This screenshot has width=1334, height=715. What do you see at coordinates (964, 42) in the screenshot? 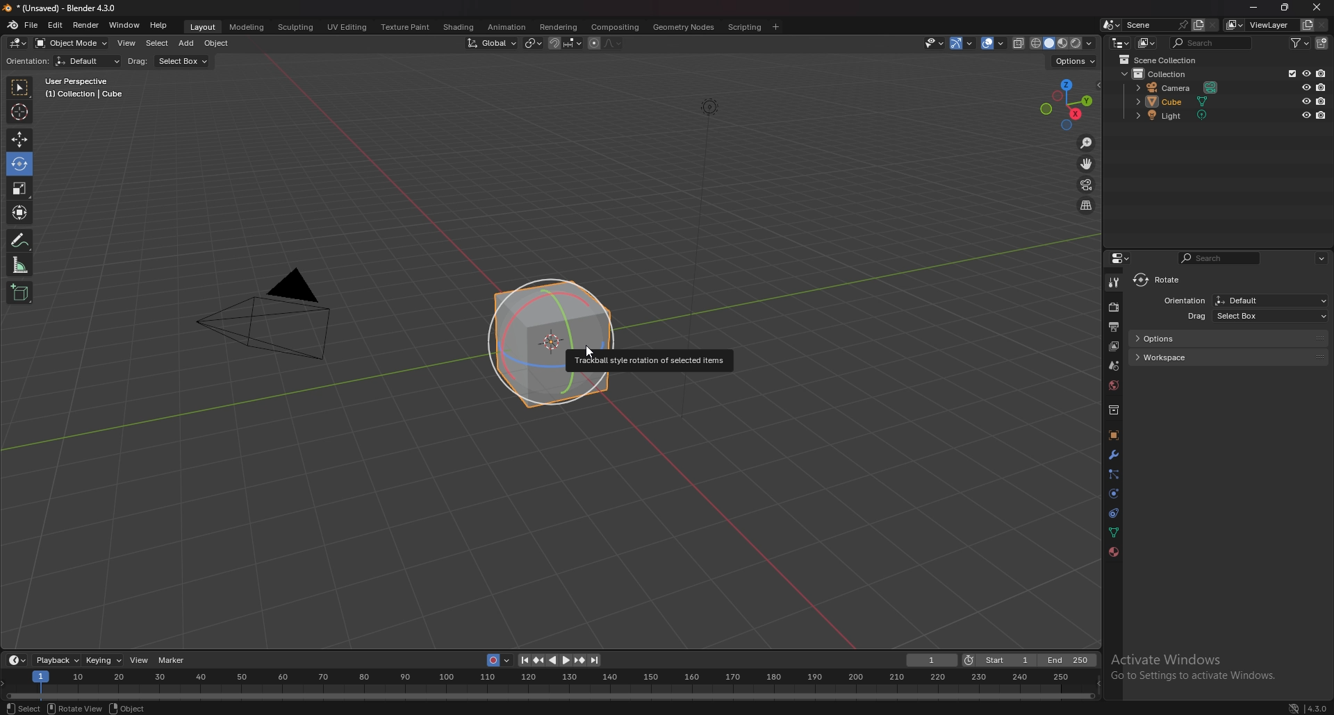
I see `gizmo` at bounding box center [964, 42].